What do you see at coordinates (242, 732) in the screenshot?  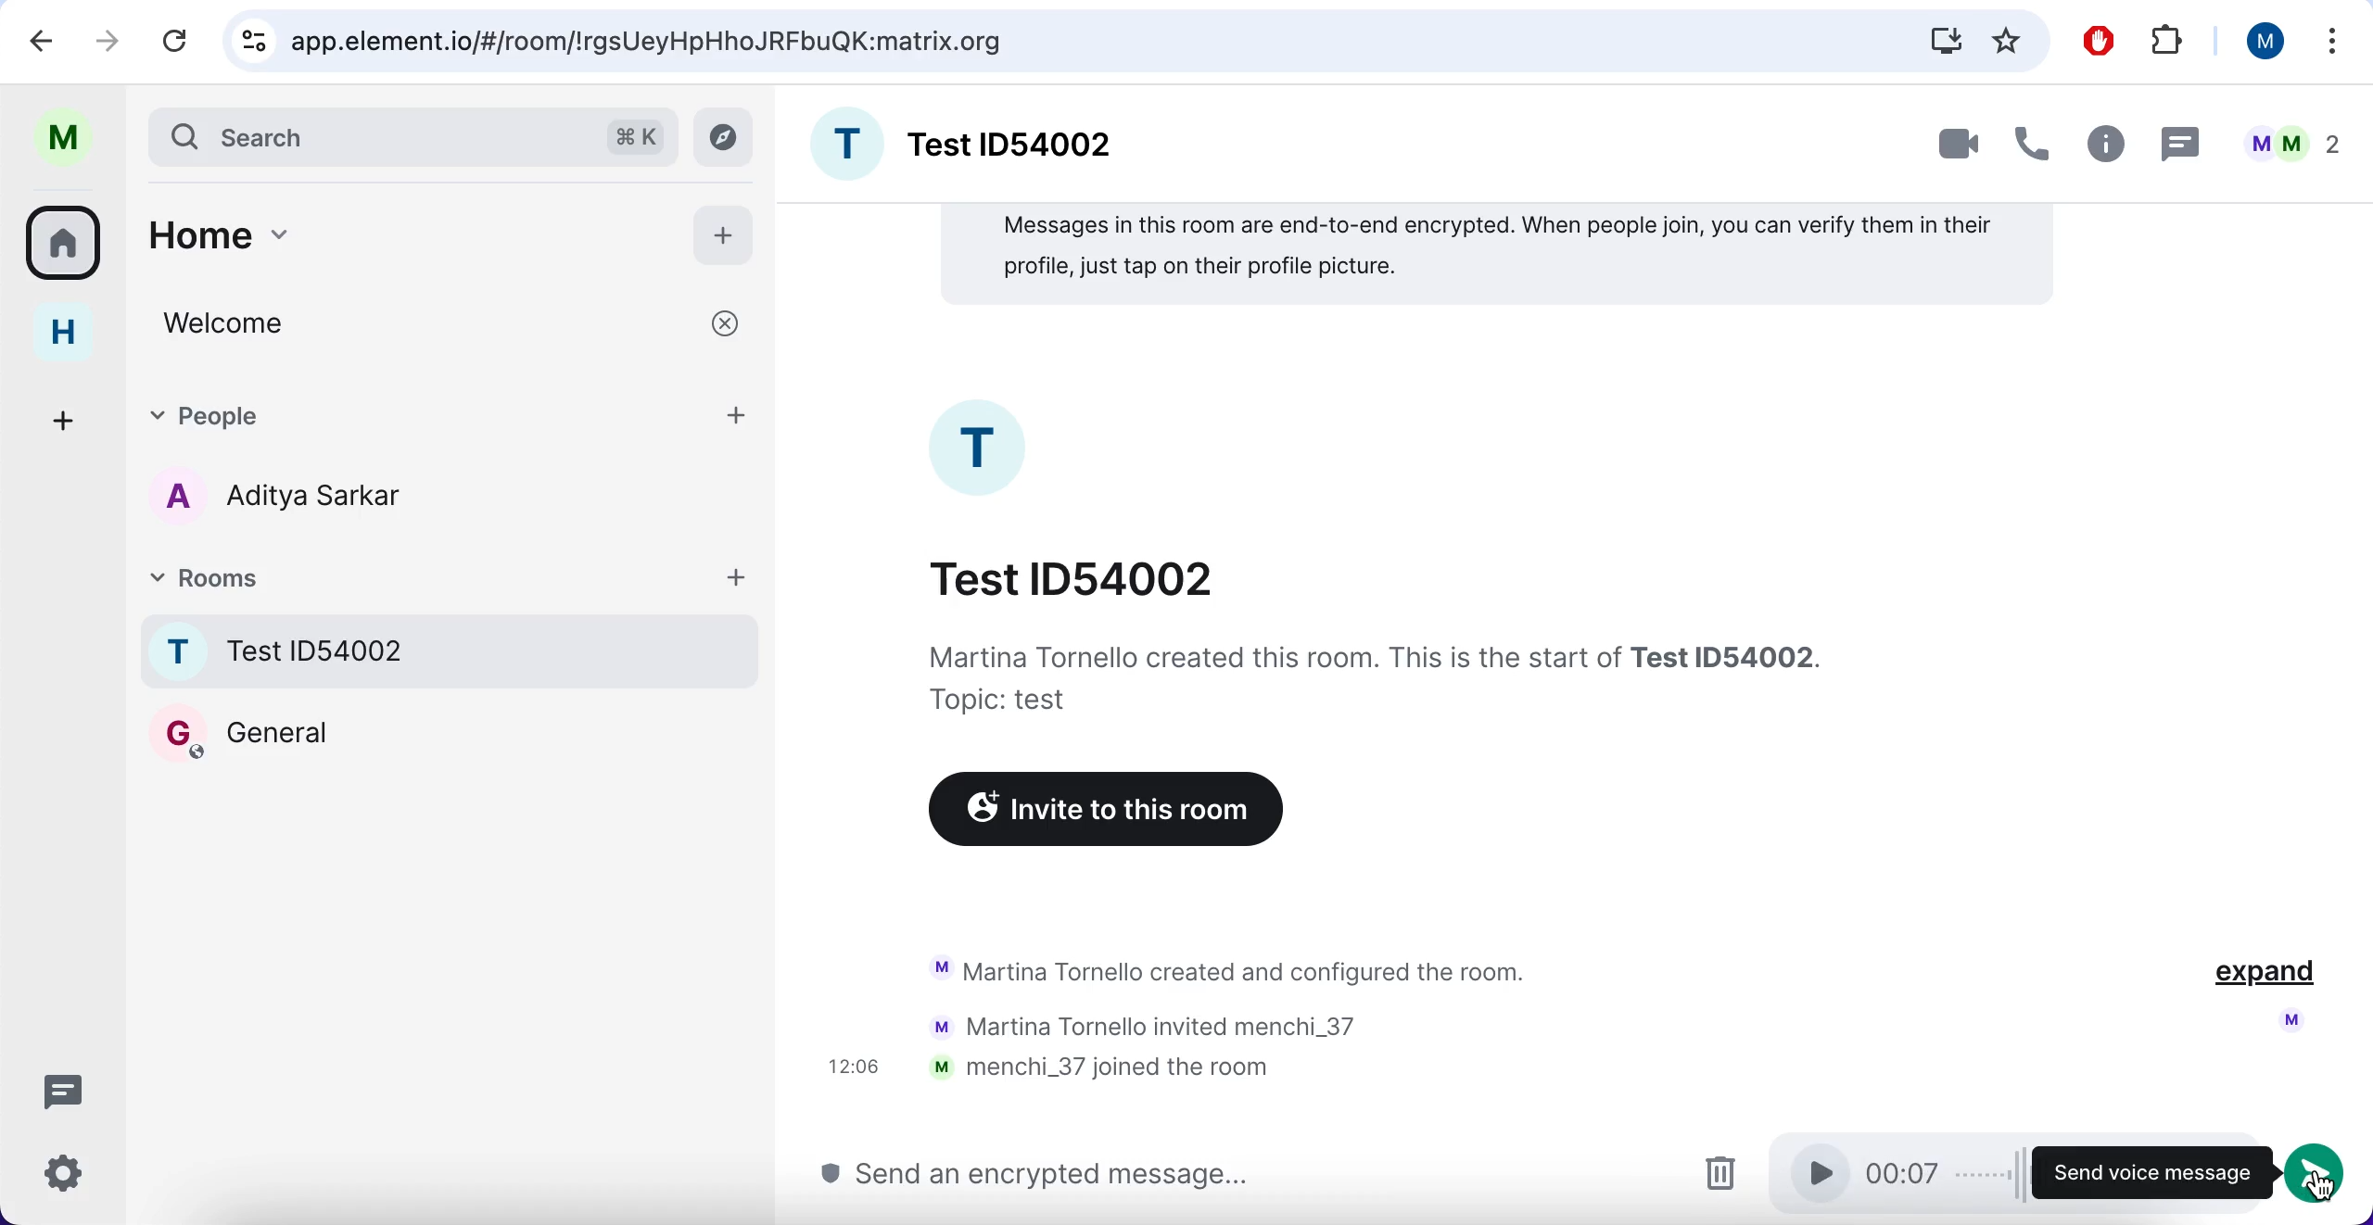 I see `general` at bounding box center [242, 732].